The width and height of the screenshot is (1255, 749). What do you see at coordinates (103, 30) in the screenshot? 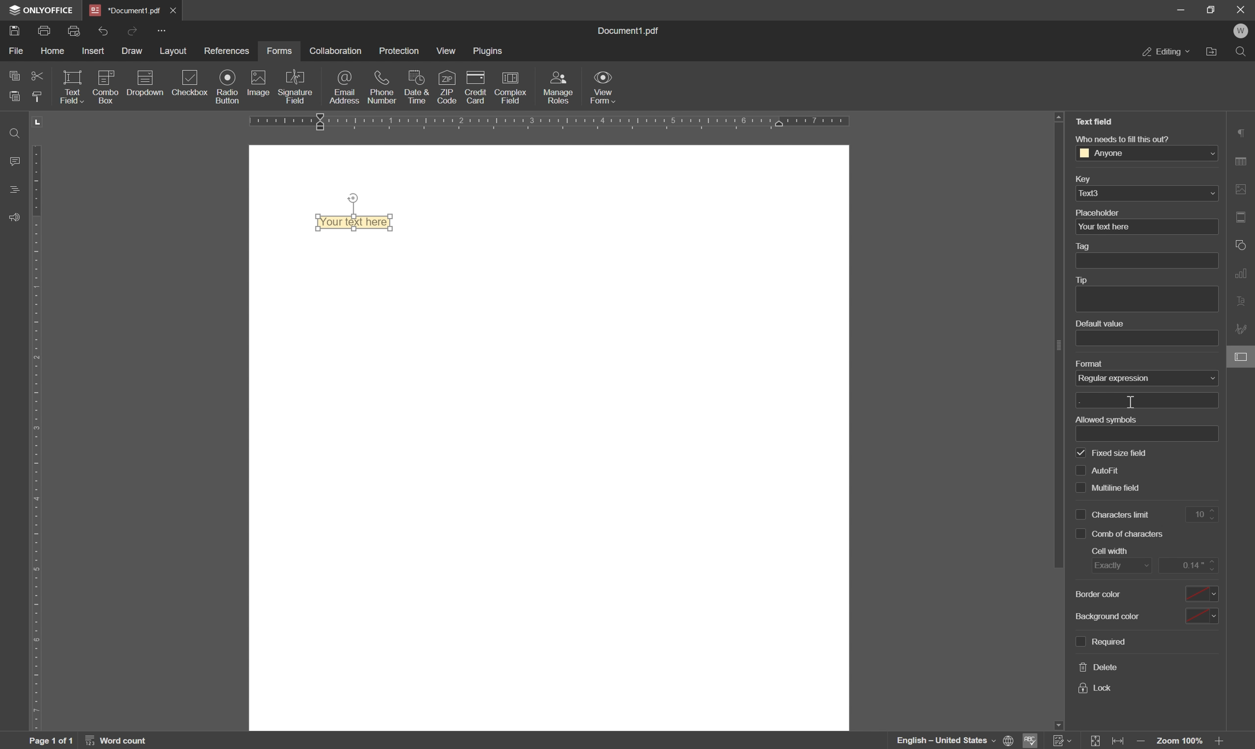
I see `undo` at bounding box center [103, 30].